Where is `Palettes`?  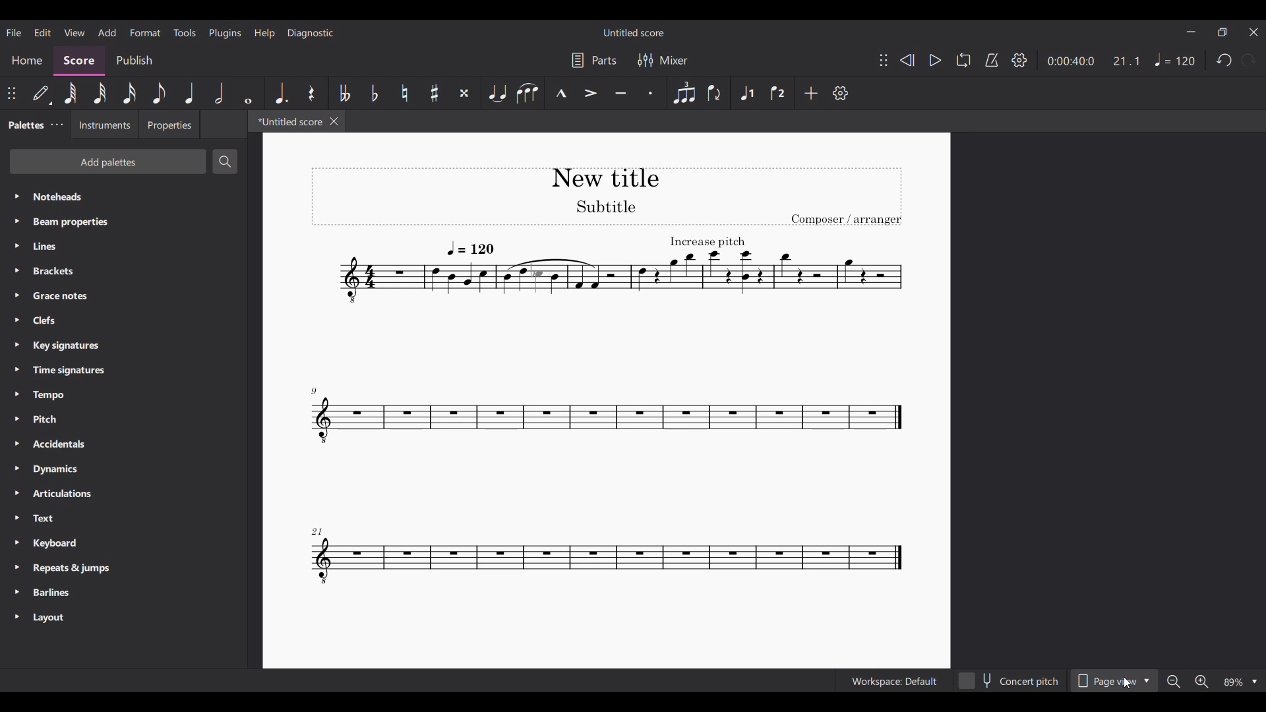
Palettes is located at coordinates (24, 124).